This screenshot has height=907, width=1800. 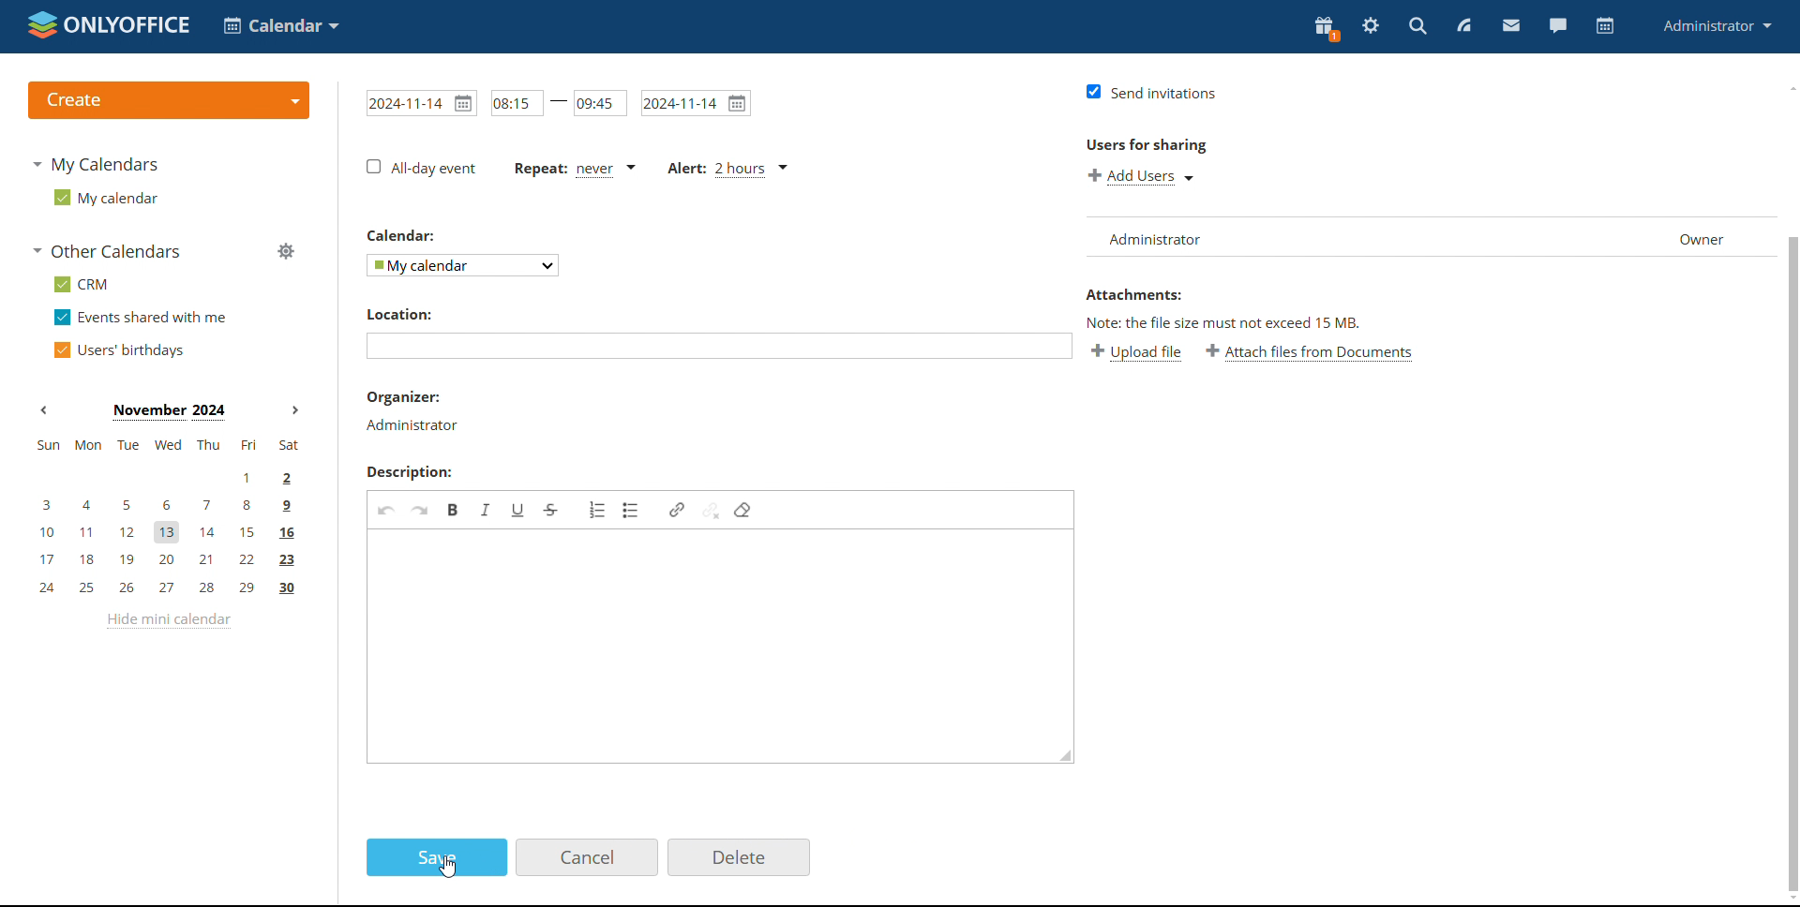 I want to click on start date, so click(x=420, y=106).